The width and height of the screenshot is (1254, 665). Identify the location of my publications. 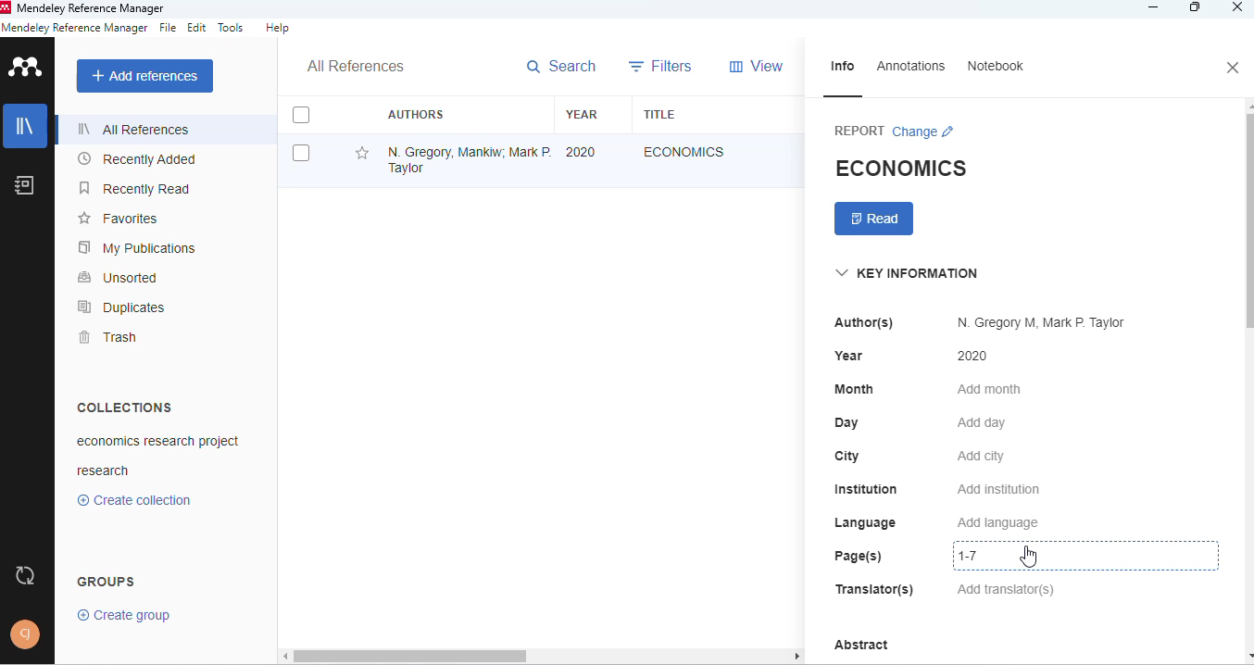
(136, 247).